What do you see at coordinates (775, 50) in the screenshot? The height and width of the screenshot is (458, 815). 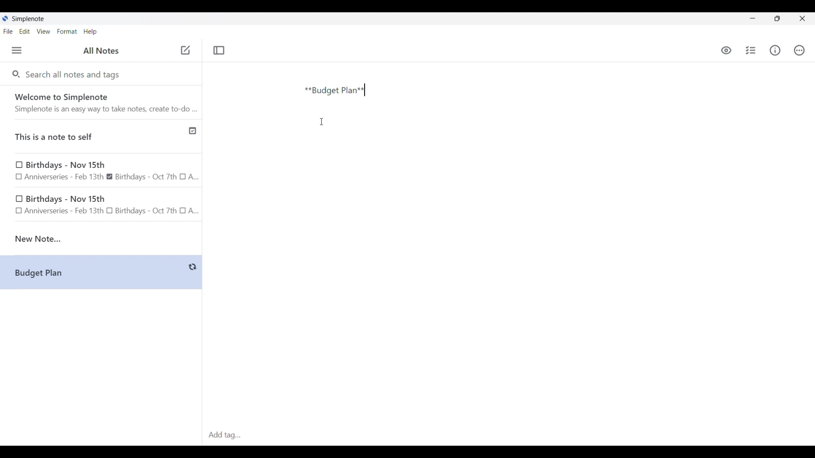 I see `Info` at bounding box center [775, 50].